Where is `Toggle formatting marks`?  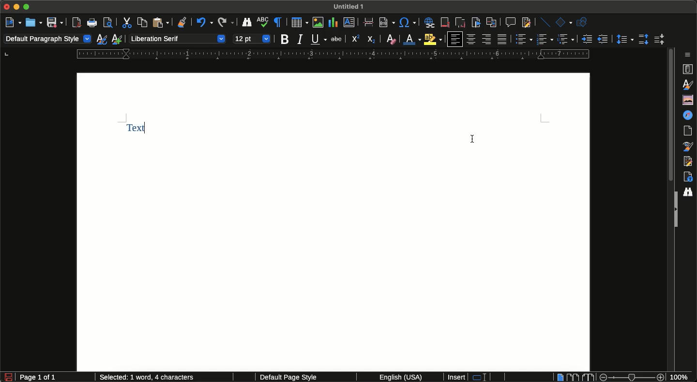
Toggle formatting marks is located at coordinates (279, 22).